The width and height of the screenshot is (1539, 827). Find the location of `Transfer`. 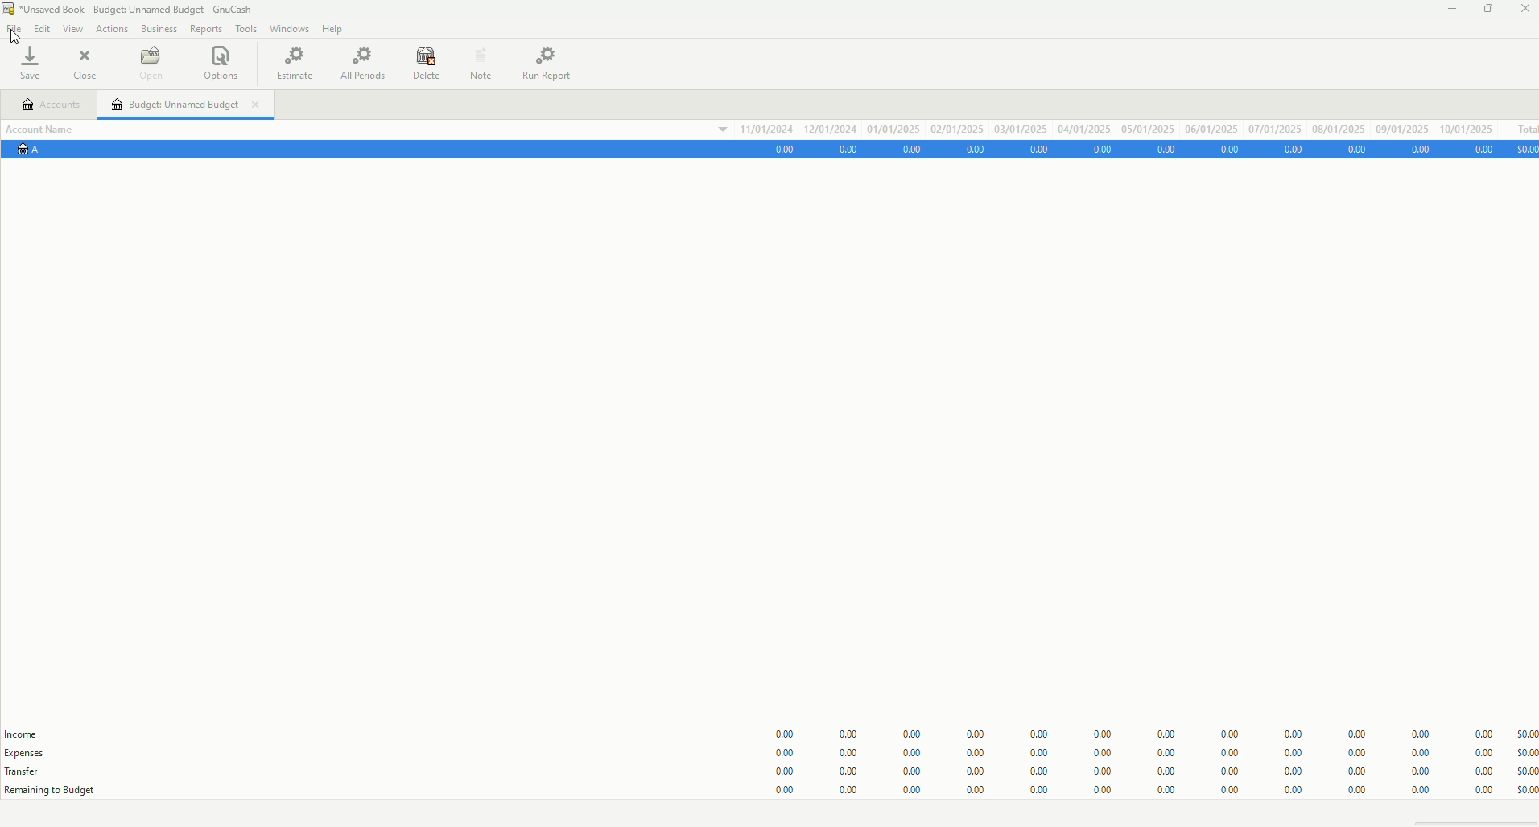

Transfer is located at coordinates (25, 771).